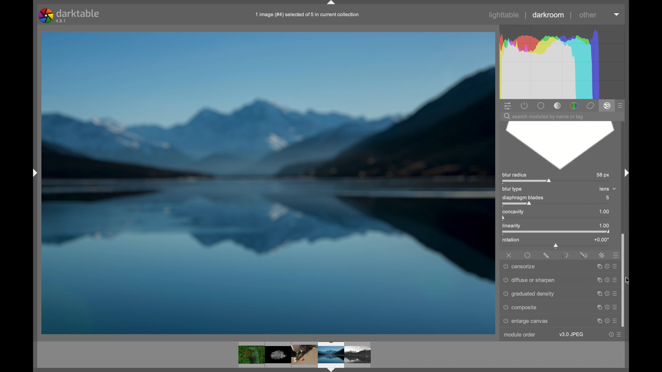 This screenshot has width=662, height=372. Describe the element at coordinates (519, 335) in the screenshot. I see `module order` at that location.